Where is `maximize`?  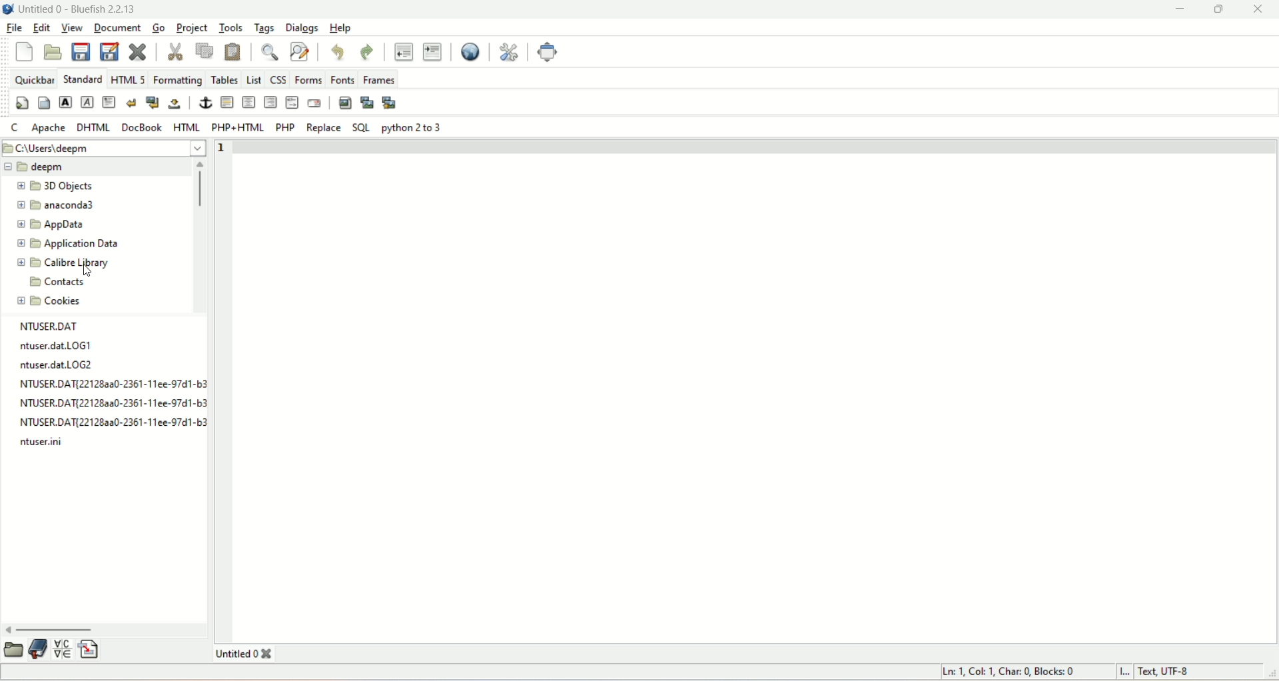
maximize is located at coordinates (1220, 10).